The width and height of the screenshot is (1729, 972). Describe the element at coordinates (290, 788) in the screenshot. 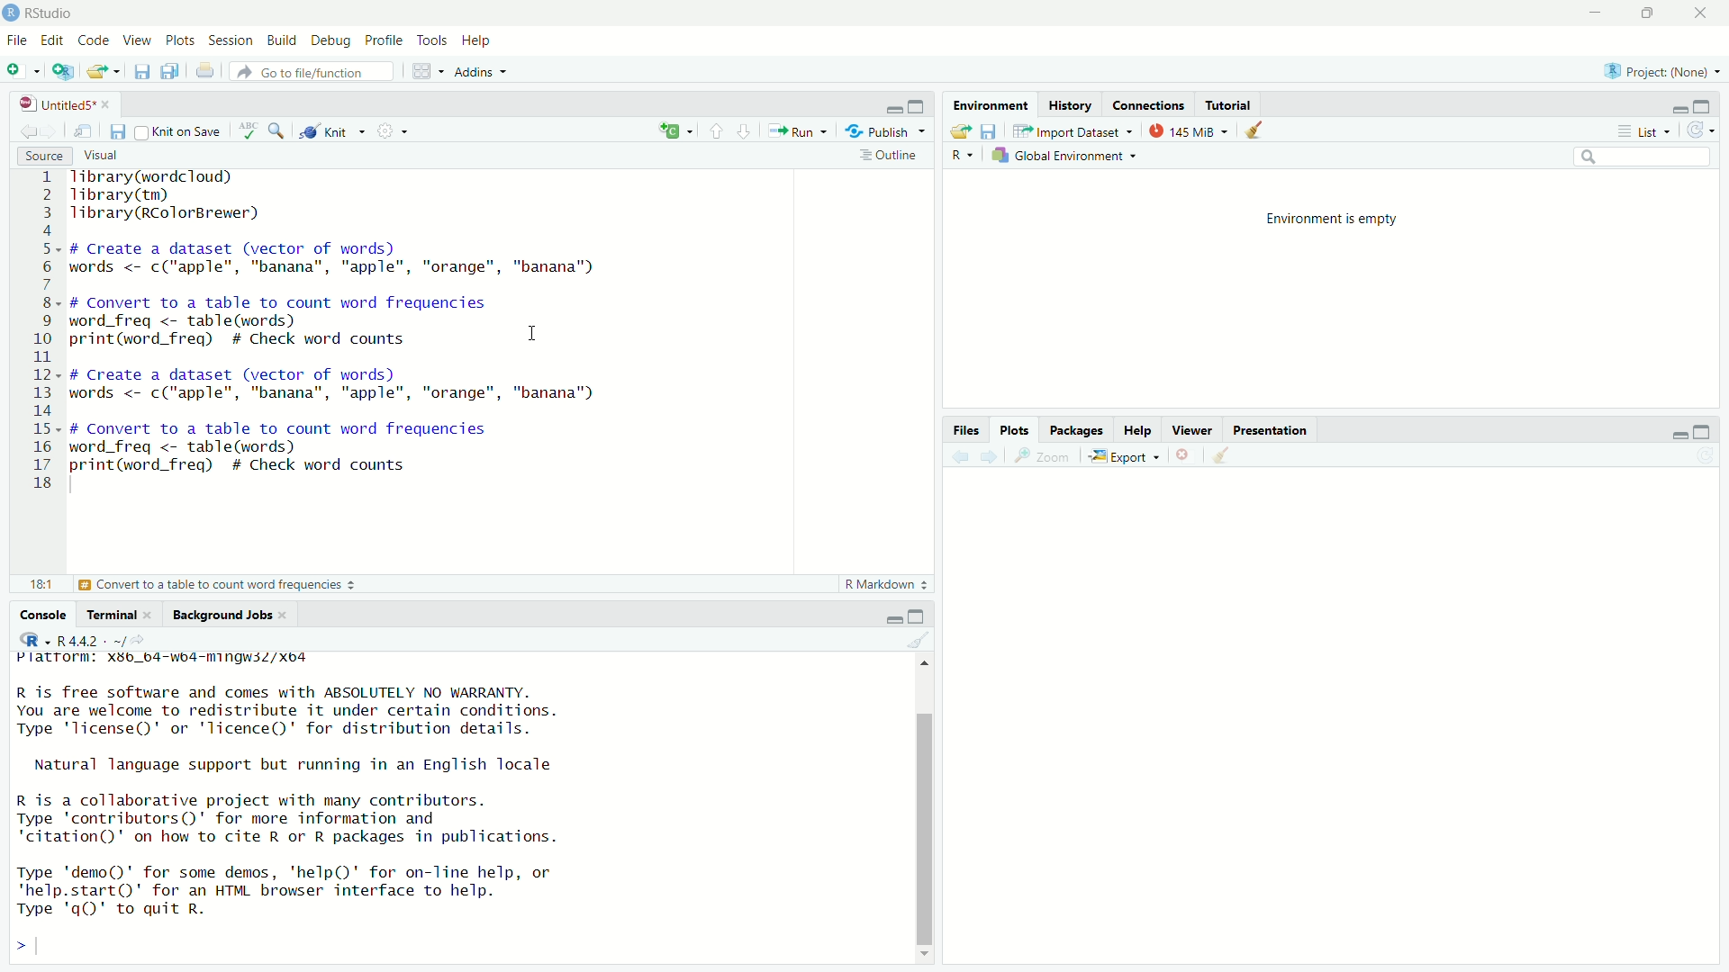

I see `R is free software and comes with ABSOLUTELY NO WARRANTY.

You are welcome to redistribute it under certain conditions.

Type 'license()' or 'licence()' for distribution details.
Natural language support but running in an English locale

R is a collaborative project with many contributors.

Type ‘contributors’ for more information and

"citation()' on how to cite R or R packages in publications.

Type 'demo()' for some demos, 'help()' for on-line help, or

'help.start()' for an HTML browser interface to help.

Type 'qQ)' to quit R.` at that location.